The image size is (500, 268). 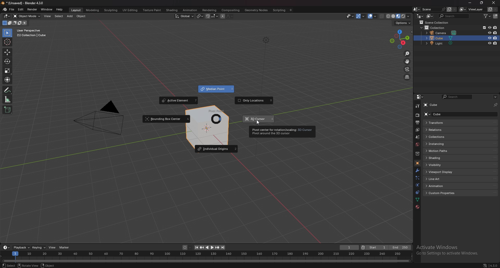 What do you see at coordinates (472, 9) in the screenshot?
I see `view layer` at bounding box center [472, 9].